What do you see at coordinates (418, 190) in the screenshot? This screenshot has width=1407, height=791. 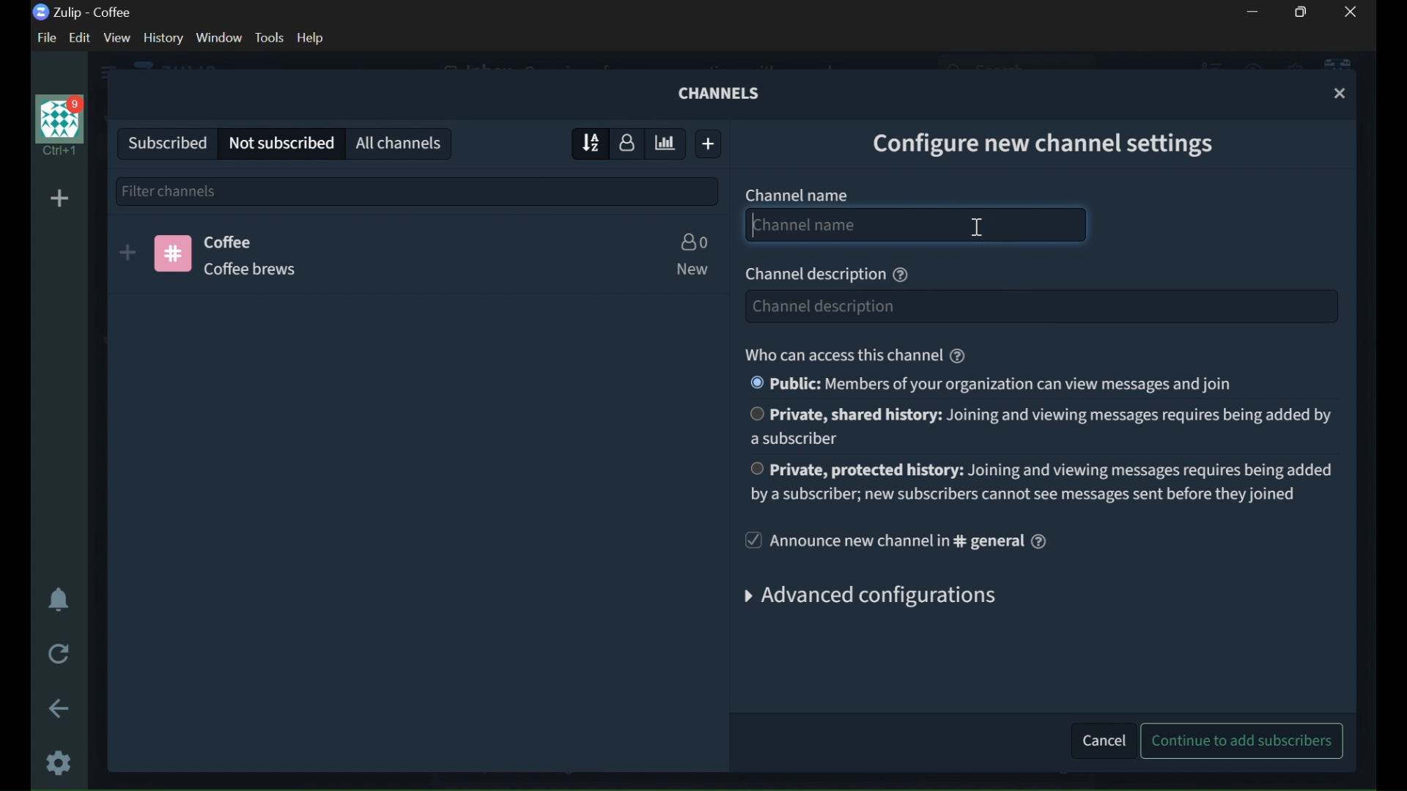 I see `filter channels` at bounding box center [418, 190].